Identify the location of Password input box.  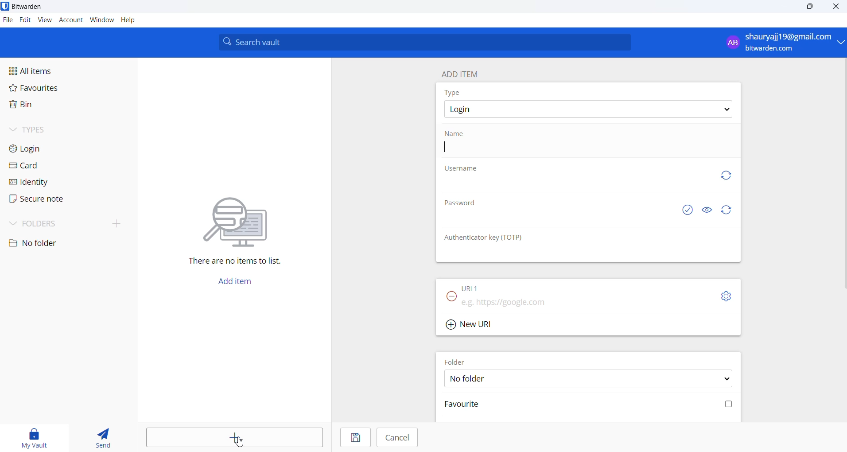
(560, 222).